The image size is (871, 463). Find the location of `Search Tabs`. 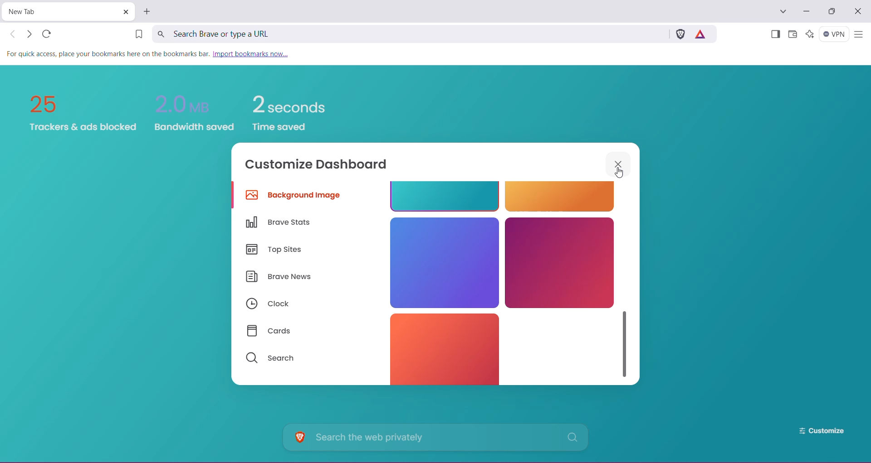

Search Tabs is located at coordinates (783, 12).